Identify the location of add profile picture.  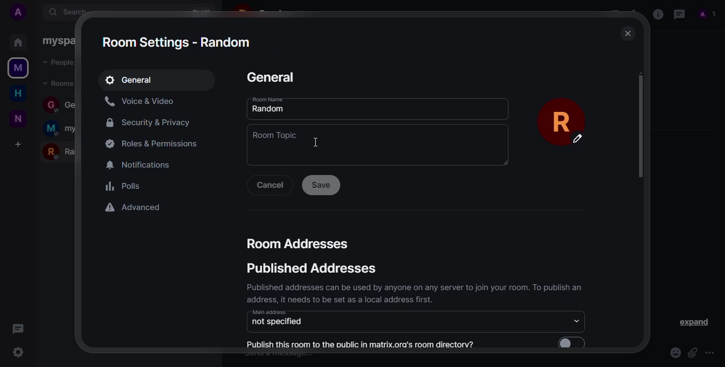
(21, 12).